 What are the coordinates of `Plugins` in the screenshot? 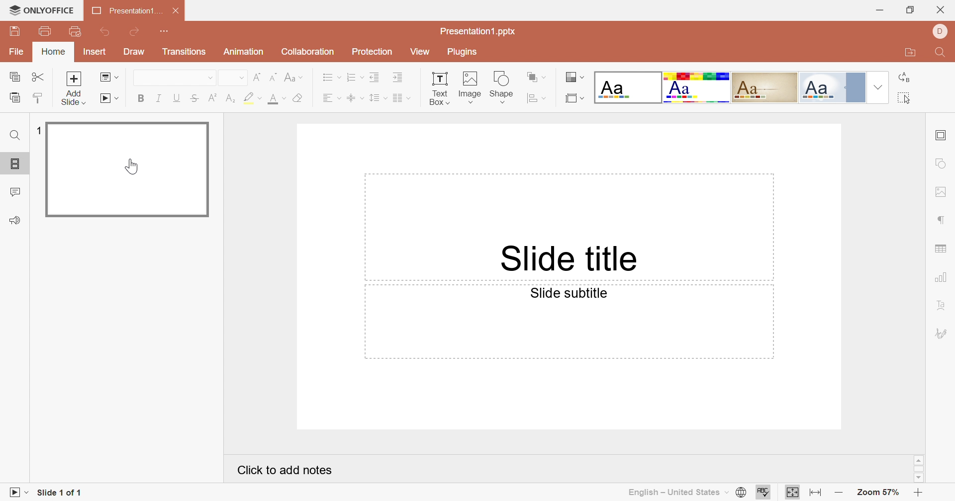 It's located at (467, 53).